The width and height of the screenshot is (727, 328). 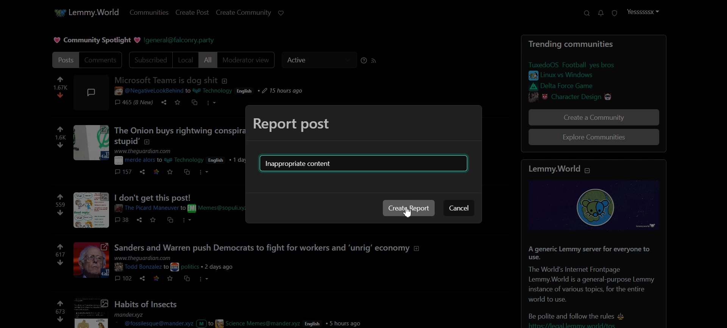 What do you see at coordinates (211, 104) in the screenshot?
I see `more` at bounding box center [211, 104].